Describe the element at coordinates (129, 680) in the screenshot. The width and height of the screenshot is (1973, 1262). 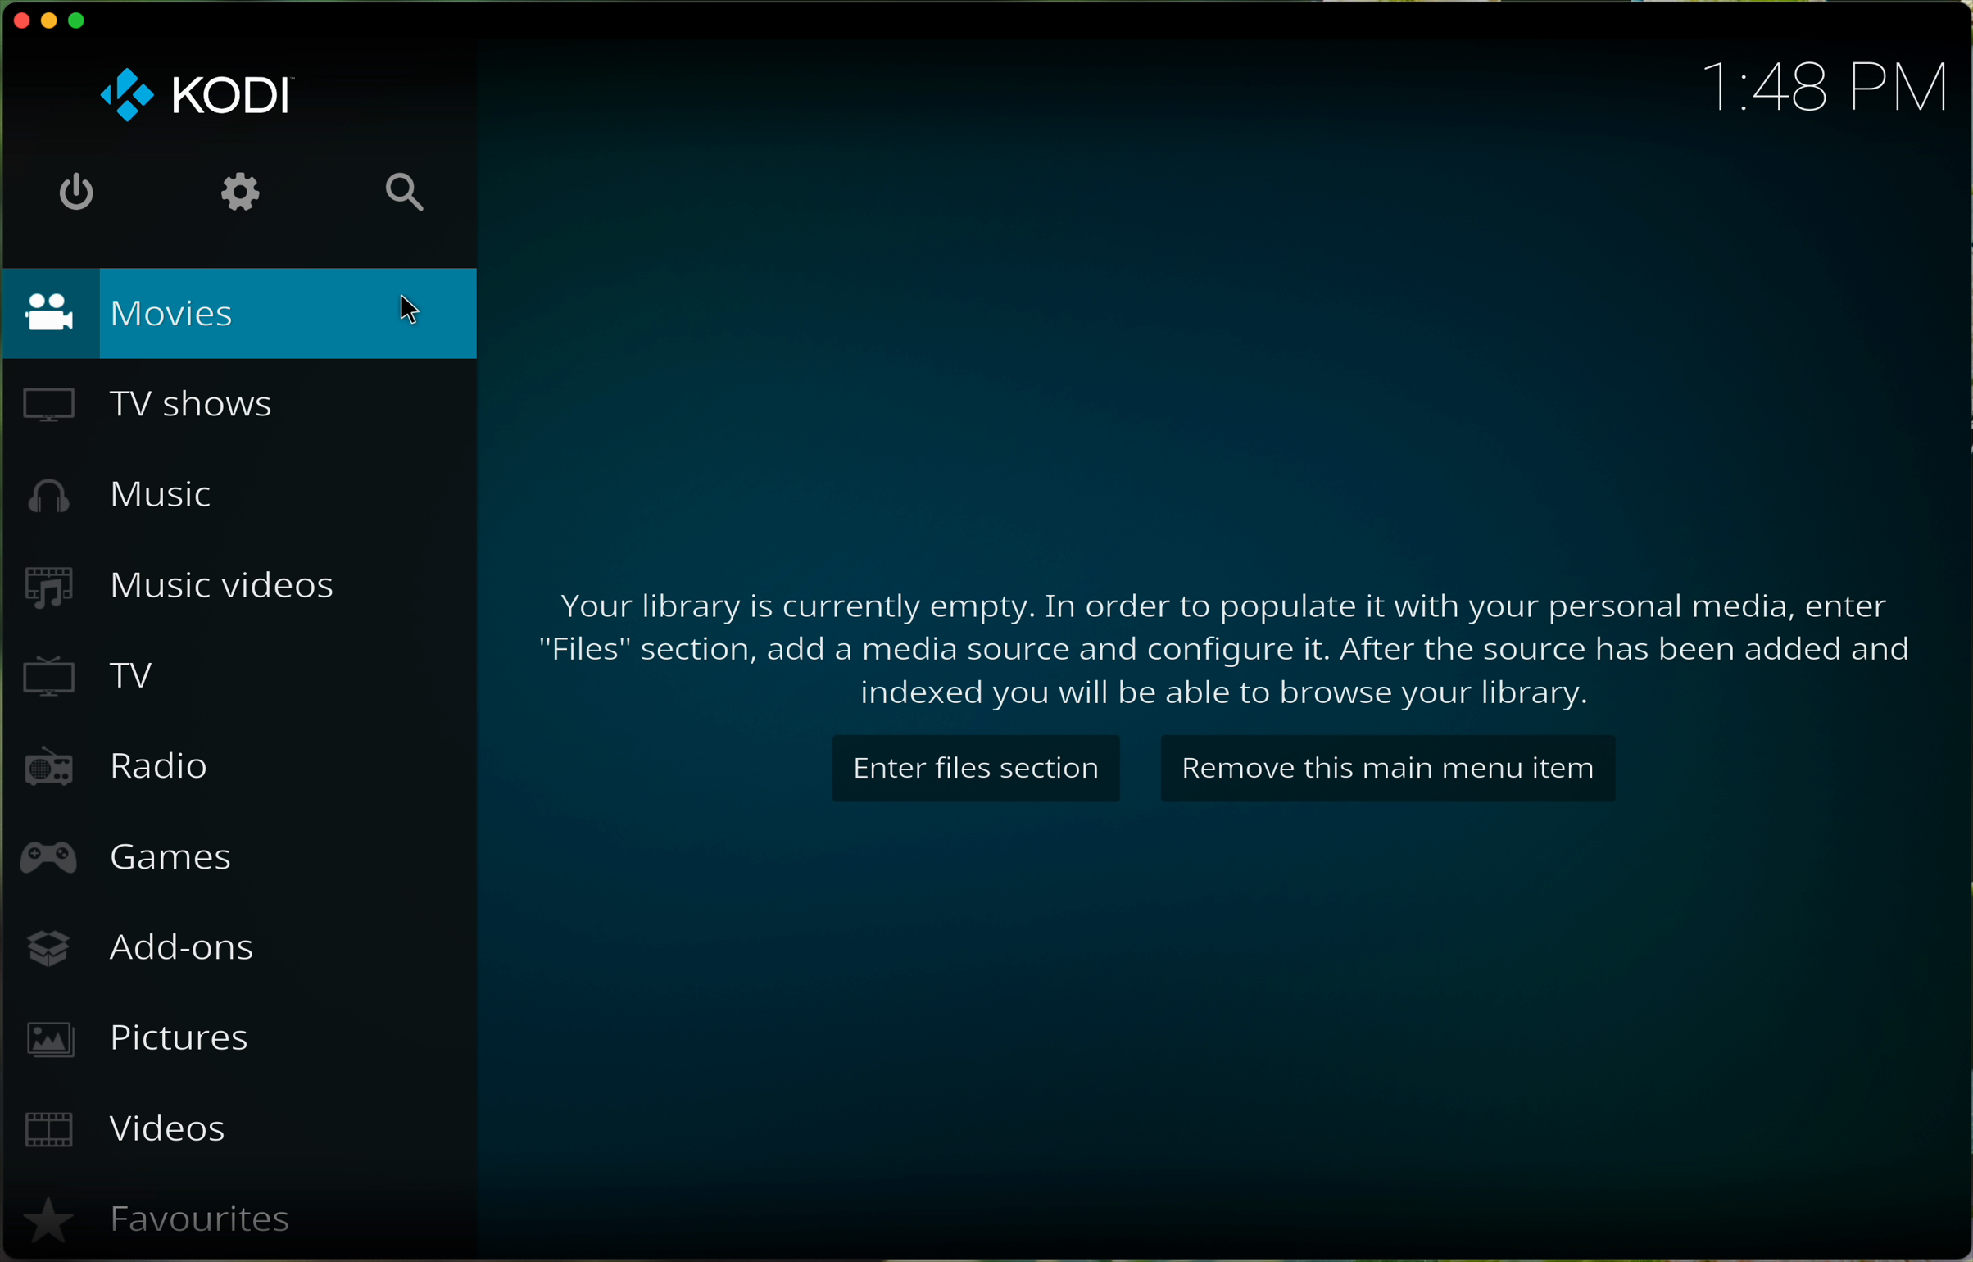
I see `tv` at that location.